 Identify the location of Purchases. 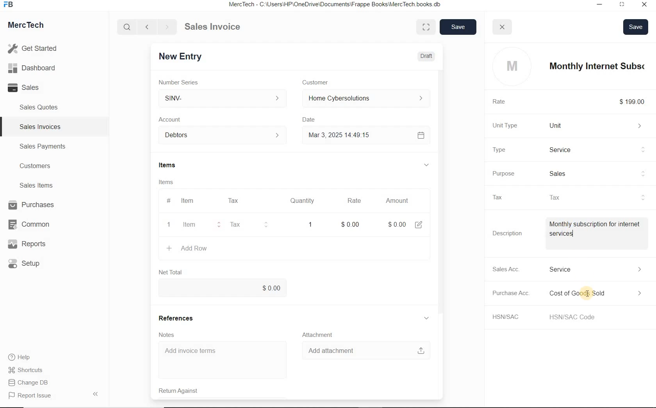
(32, 206).